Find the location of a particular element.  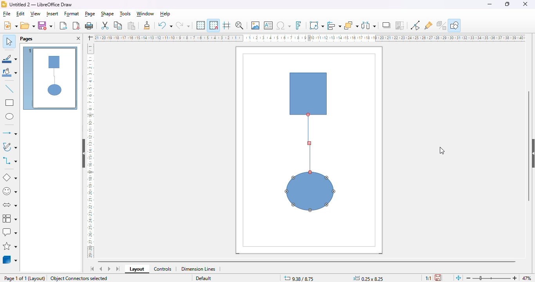

shape 1 is located at coordinates (309, 90).